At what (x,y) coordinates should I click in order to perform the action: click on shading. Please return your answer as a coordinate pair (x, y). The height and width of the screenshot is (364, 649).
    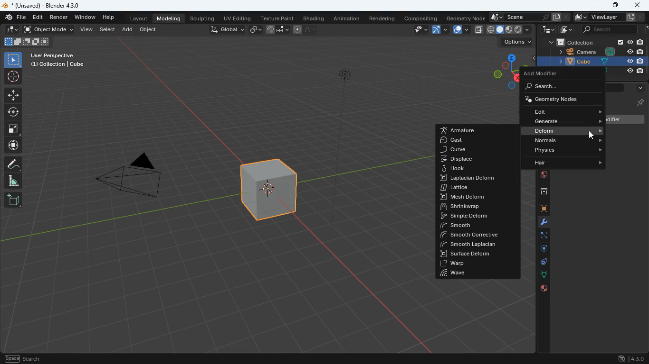
    Looking at the image, I should click on (315, 18).